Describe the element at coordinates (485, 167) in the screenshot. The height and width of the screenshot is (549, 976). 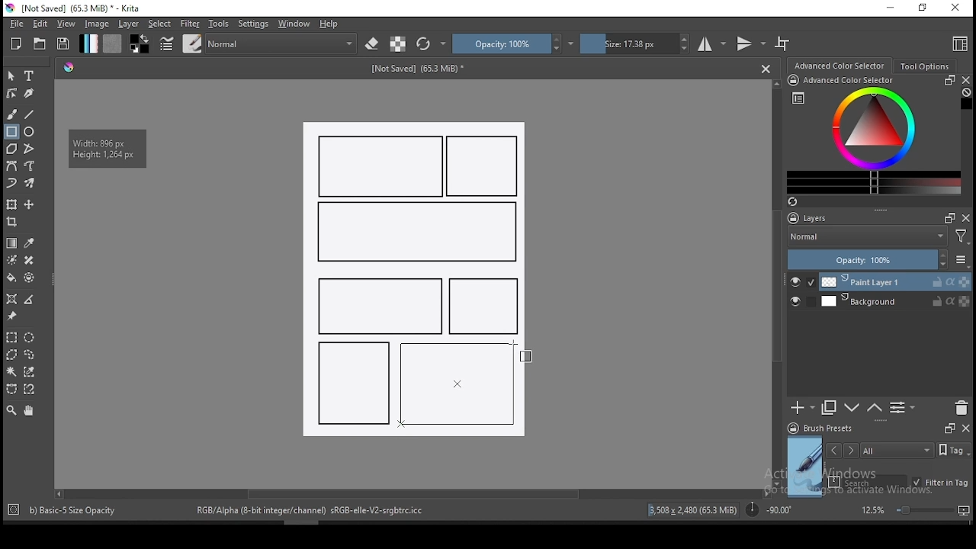
I see `new rectangle` at that location.